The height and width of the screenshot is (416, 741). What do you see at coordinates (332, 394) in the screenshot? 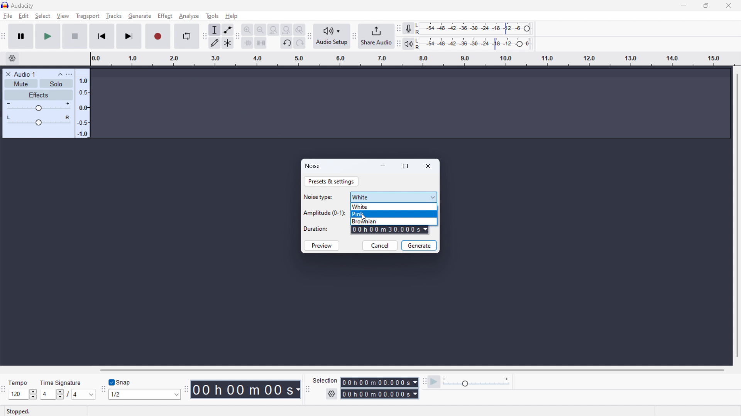
I see `selection settings` at bounding box center [332, 394].